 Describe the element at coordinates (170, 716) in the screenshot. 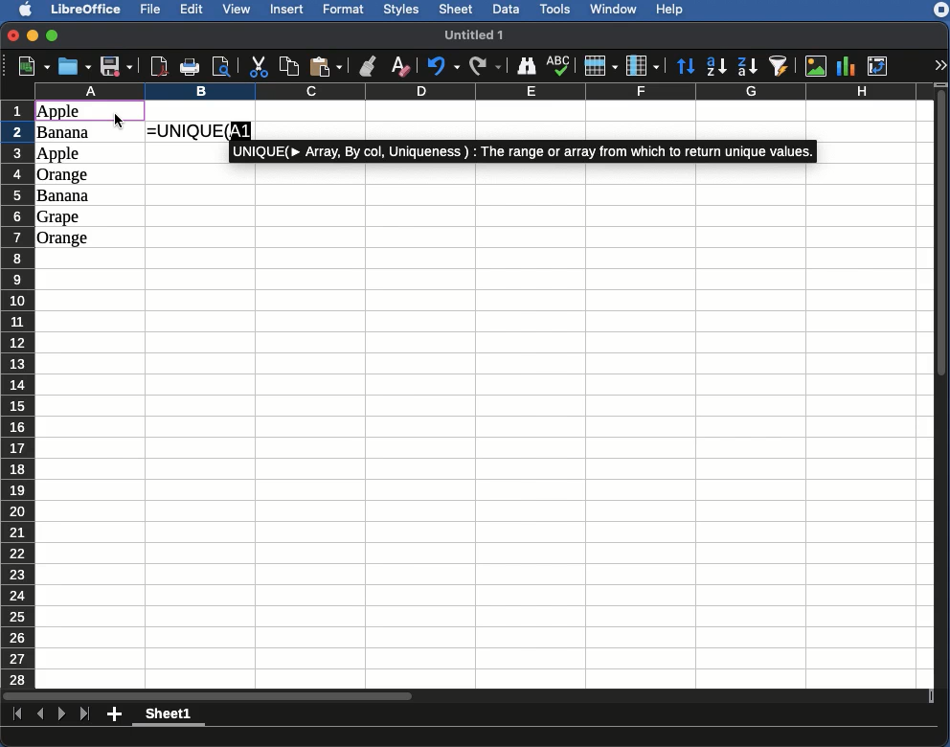

I see `Sheet1` at that location.